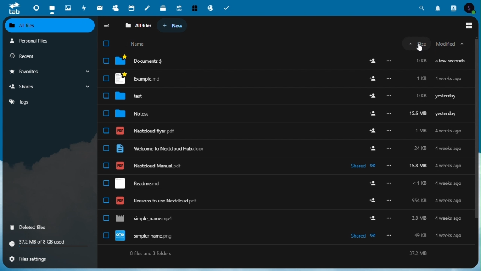 The height and width of the screenshot is (271, 481). I want to click on Contacts, so click(115, 7).